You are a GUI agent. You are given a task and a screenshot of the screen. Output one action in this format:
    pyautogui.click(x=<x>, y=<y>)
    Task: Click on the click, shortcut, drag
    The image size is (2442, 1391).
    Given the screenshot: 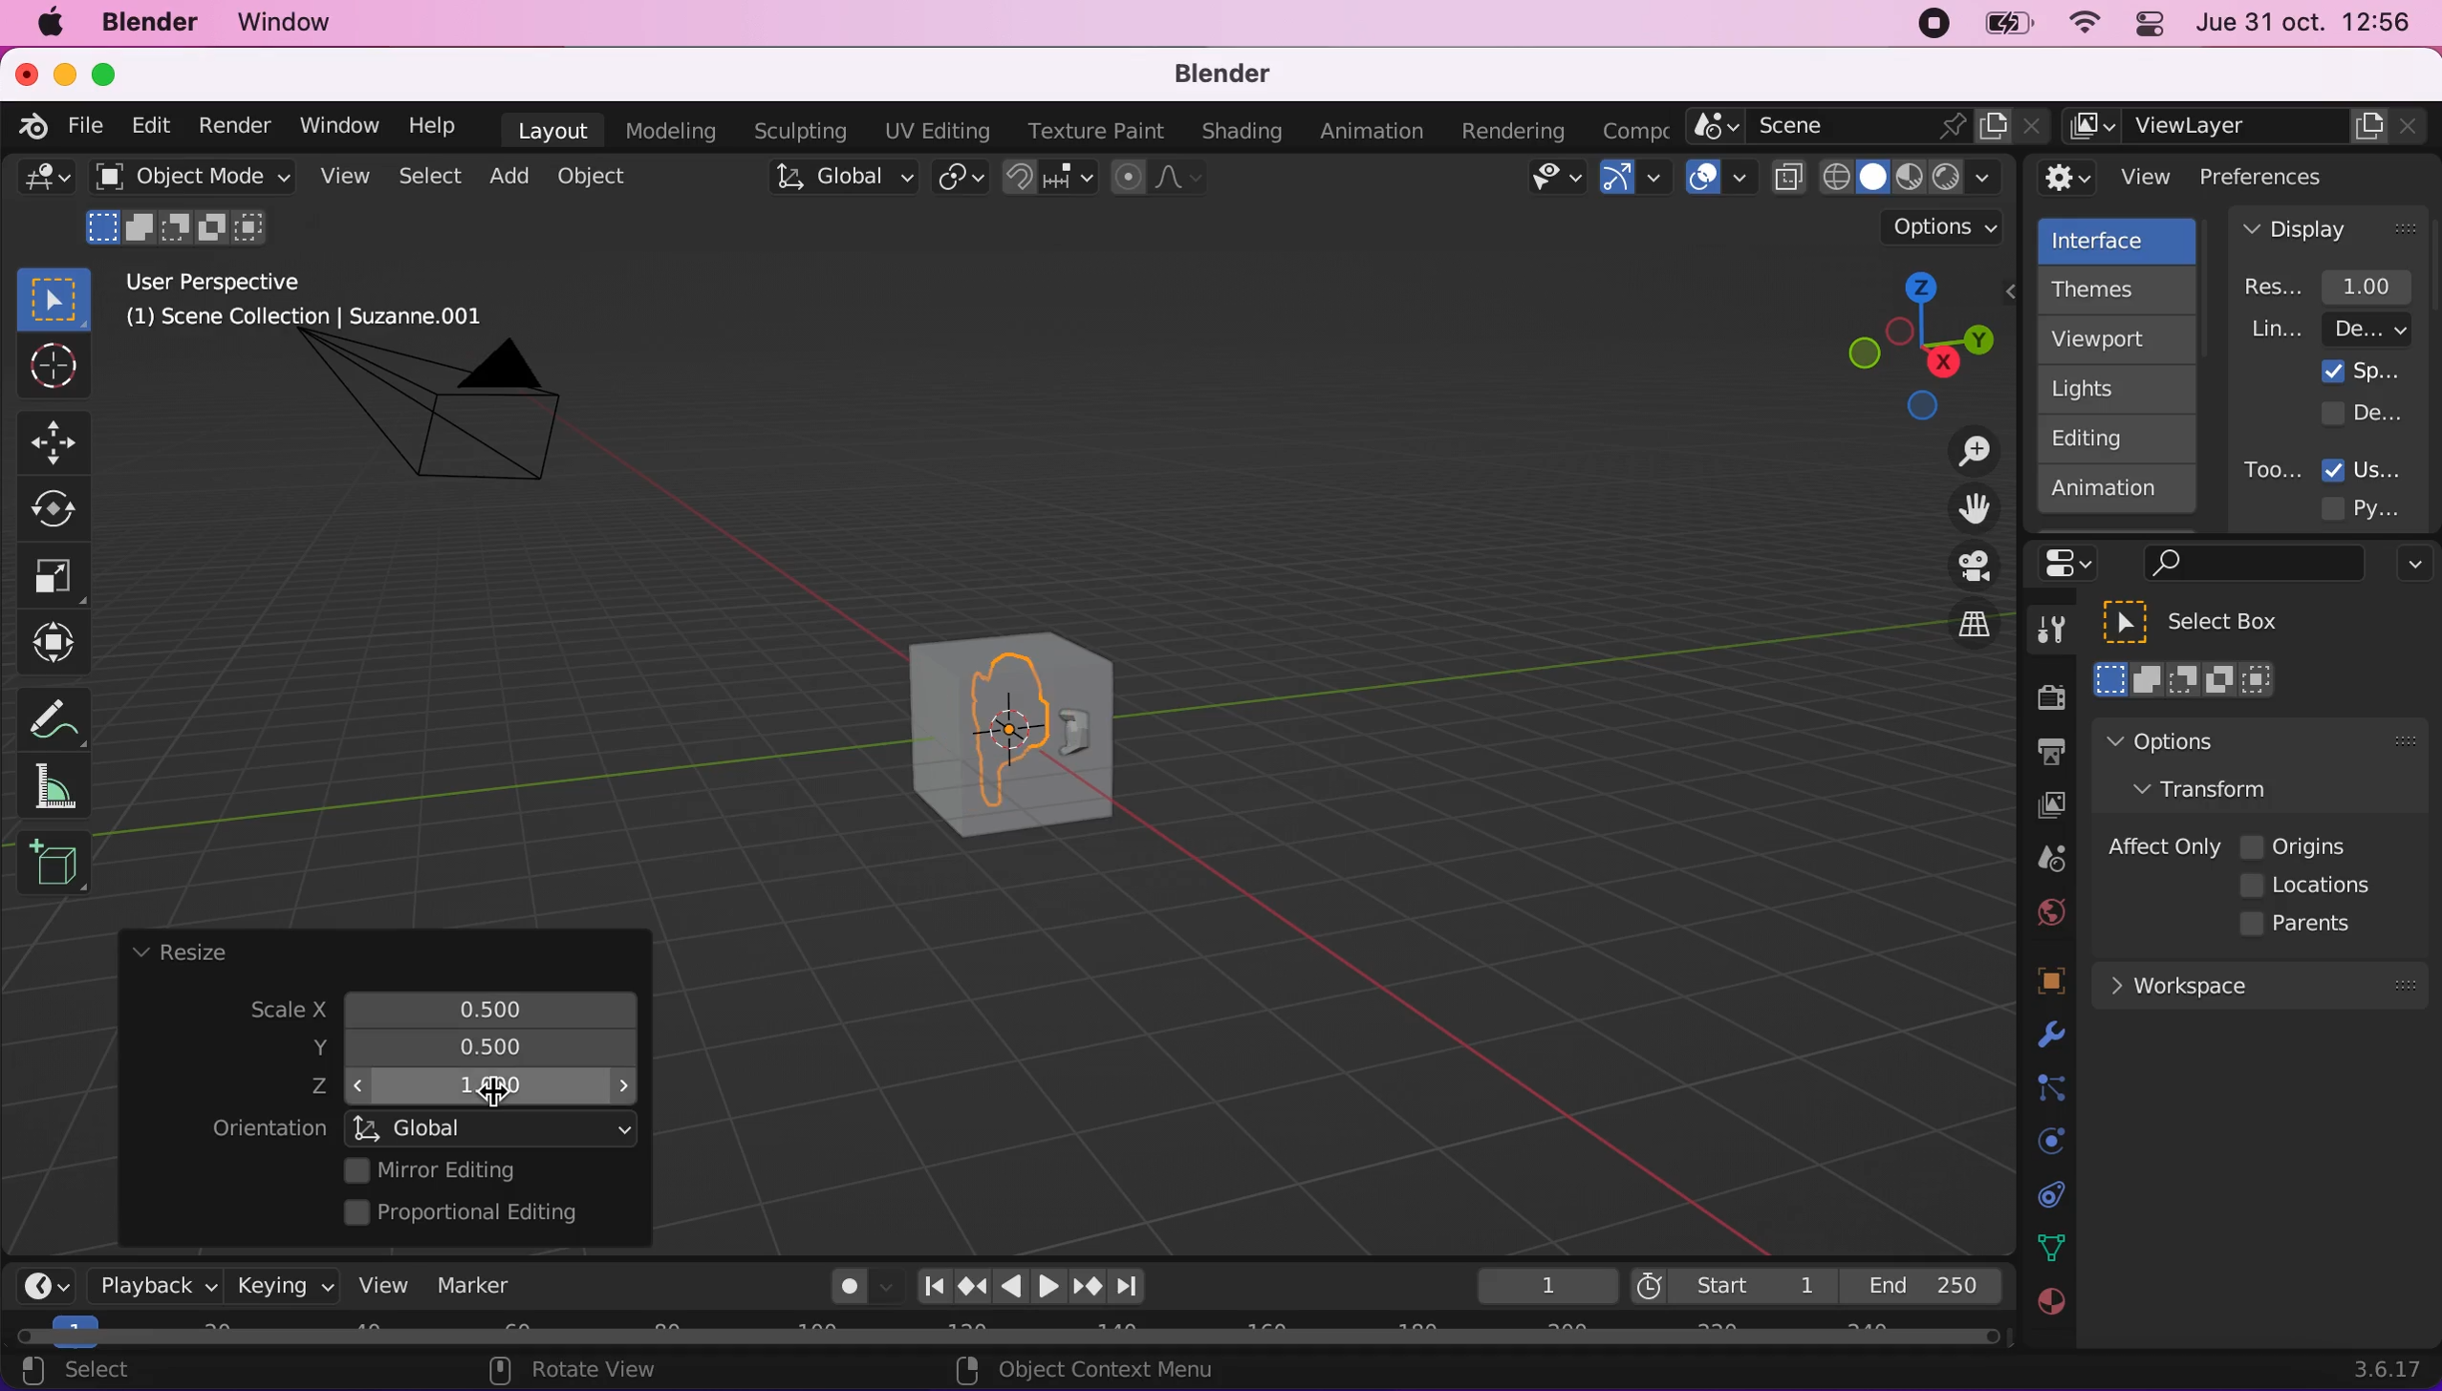 What is the action you would take?
    pyautogui.click(x=1913, y=345)
    